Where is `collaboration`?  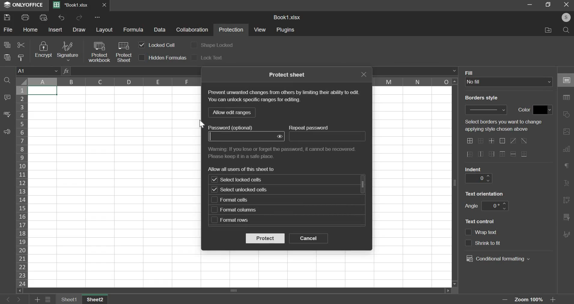 collaboration is located at coordinates (193, 30).